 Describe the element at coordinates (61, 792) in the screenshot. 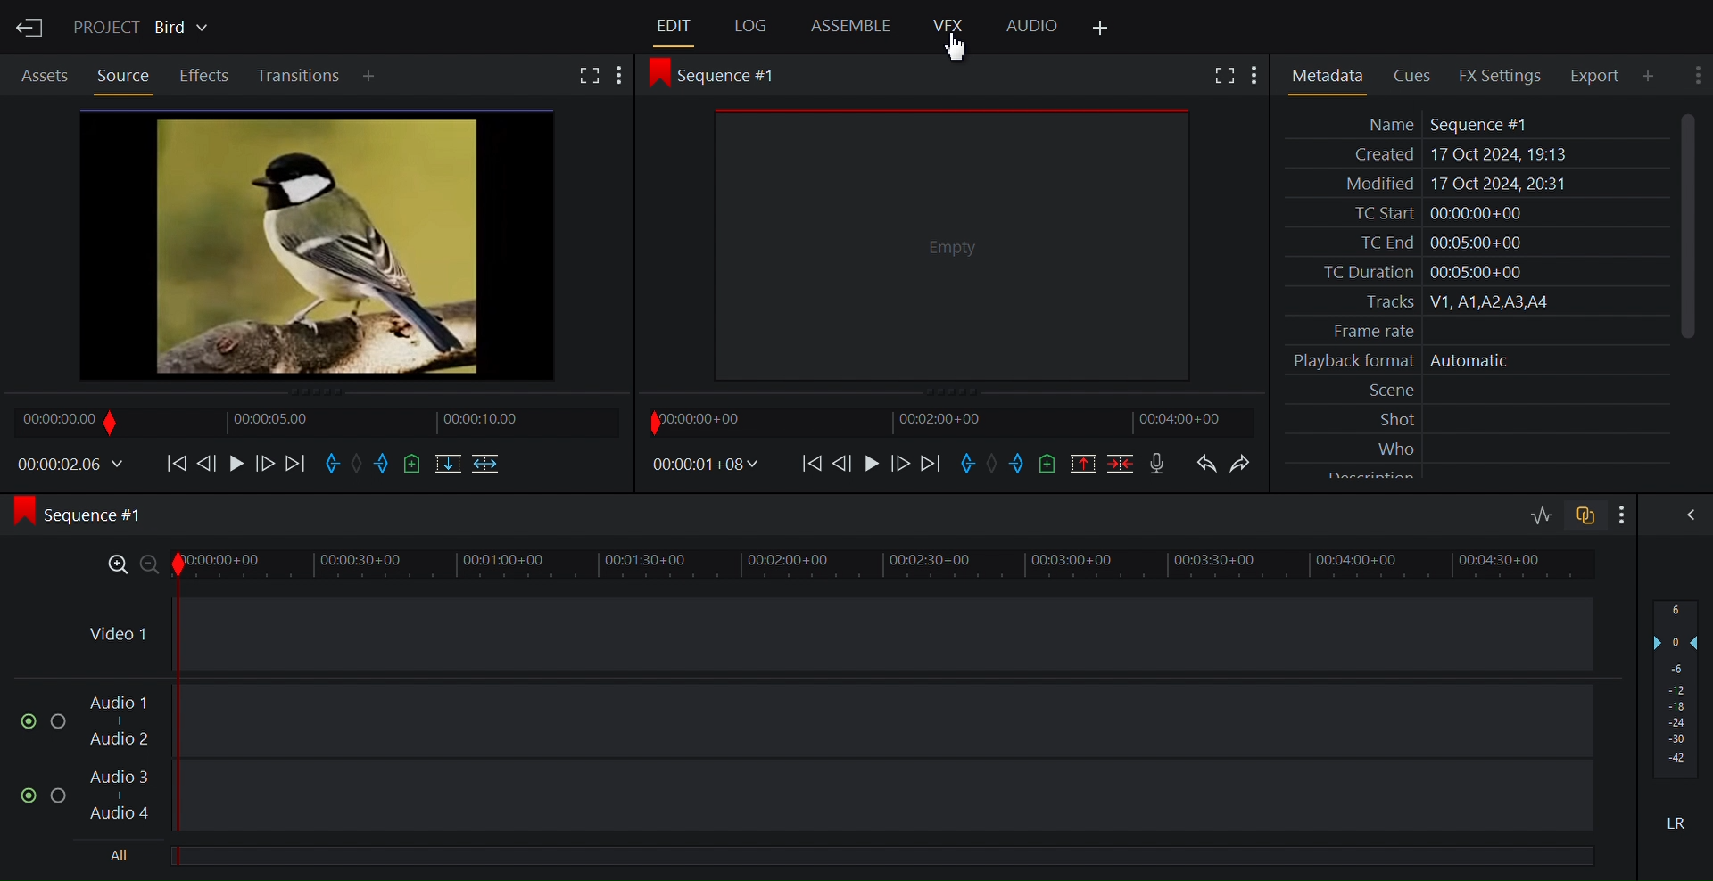

I see `Solo this track` at that location.